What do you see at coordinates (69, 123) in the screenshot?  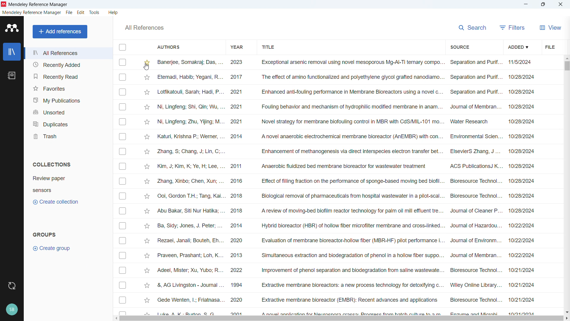 I see `Duplicates ` at bounding box center [69, 123].